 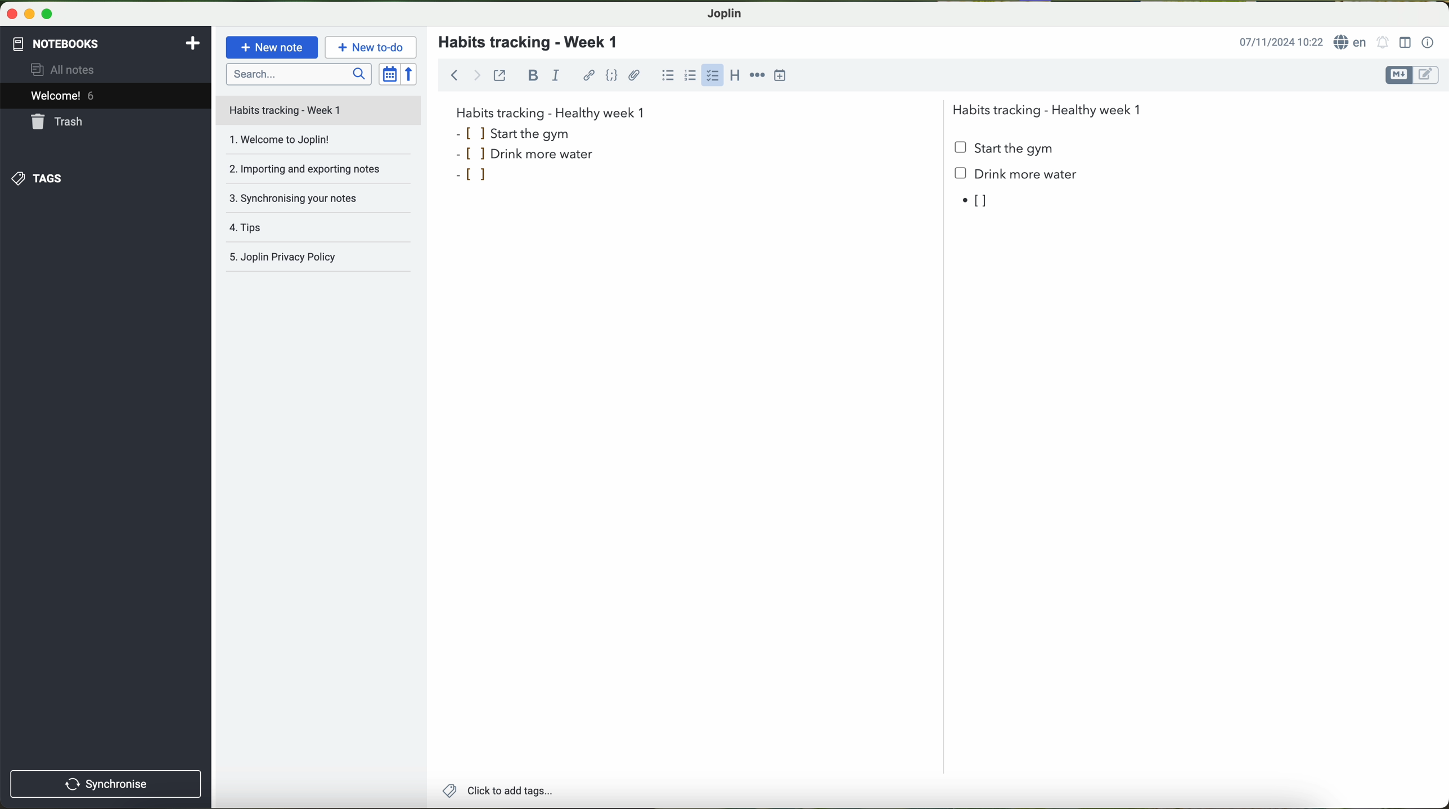 What do you see at coordinates (535, 43) in the screenshot?
I see `habits tracking - week 1` at bounding box center [535, 43].